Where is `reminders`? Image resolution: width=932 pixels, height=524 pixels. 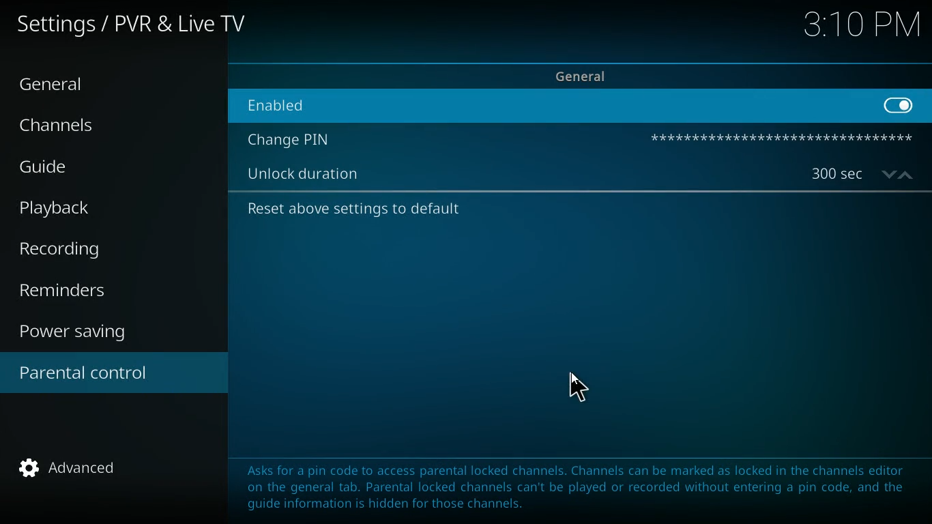
reminders is located at coordinates (69, 291).